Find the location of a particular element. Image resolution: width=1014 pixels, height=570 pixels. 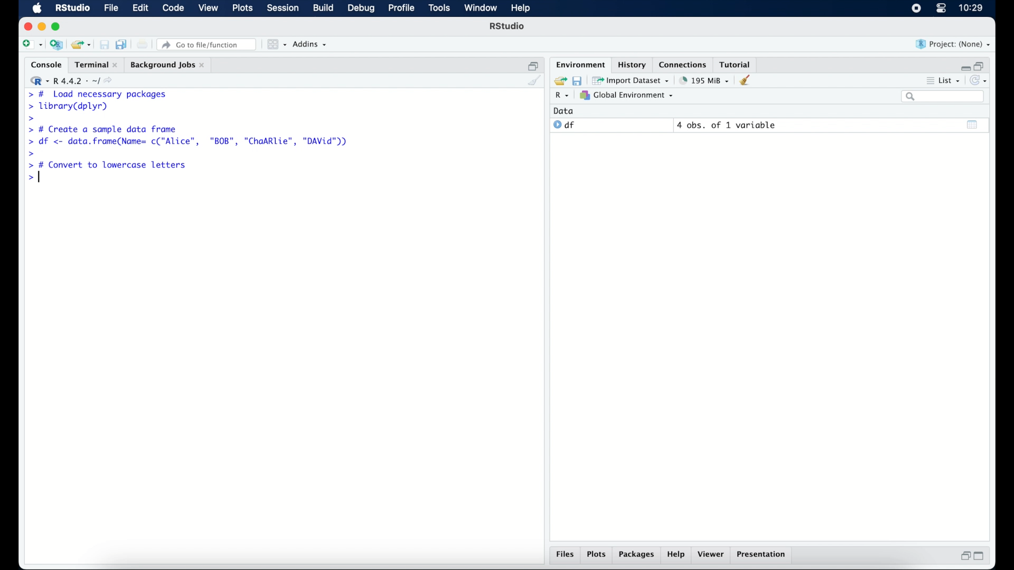

minimize is located at coordinates (964, 65).